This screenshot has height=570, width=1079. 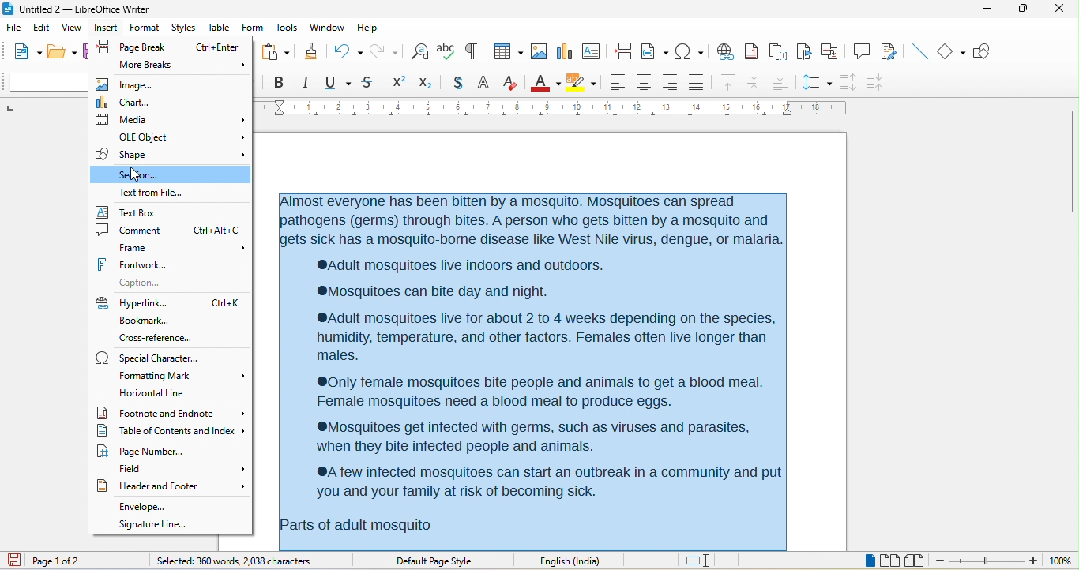 I want to click on window, so click(x=327, y=27).